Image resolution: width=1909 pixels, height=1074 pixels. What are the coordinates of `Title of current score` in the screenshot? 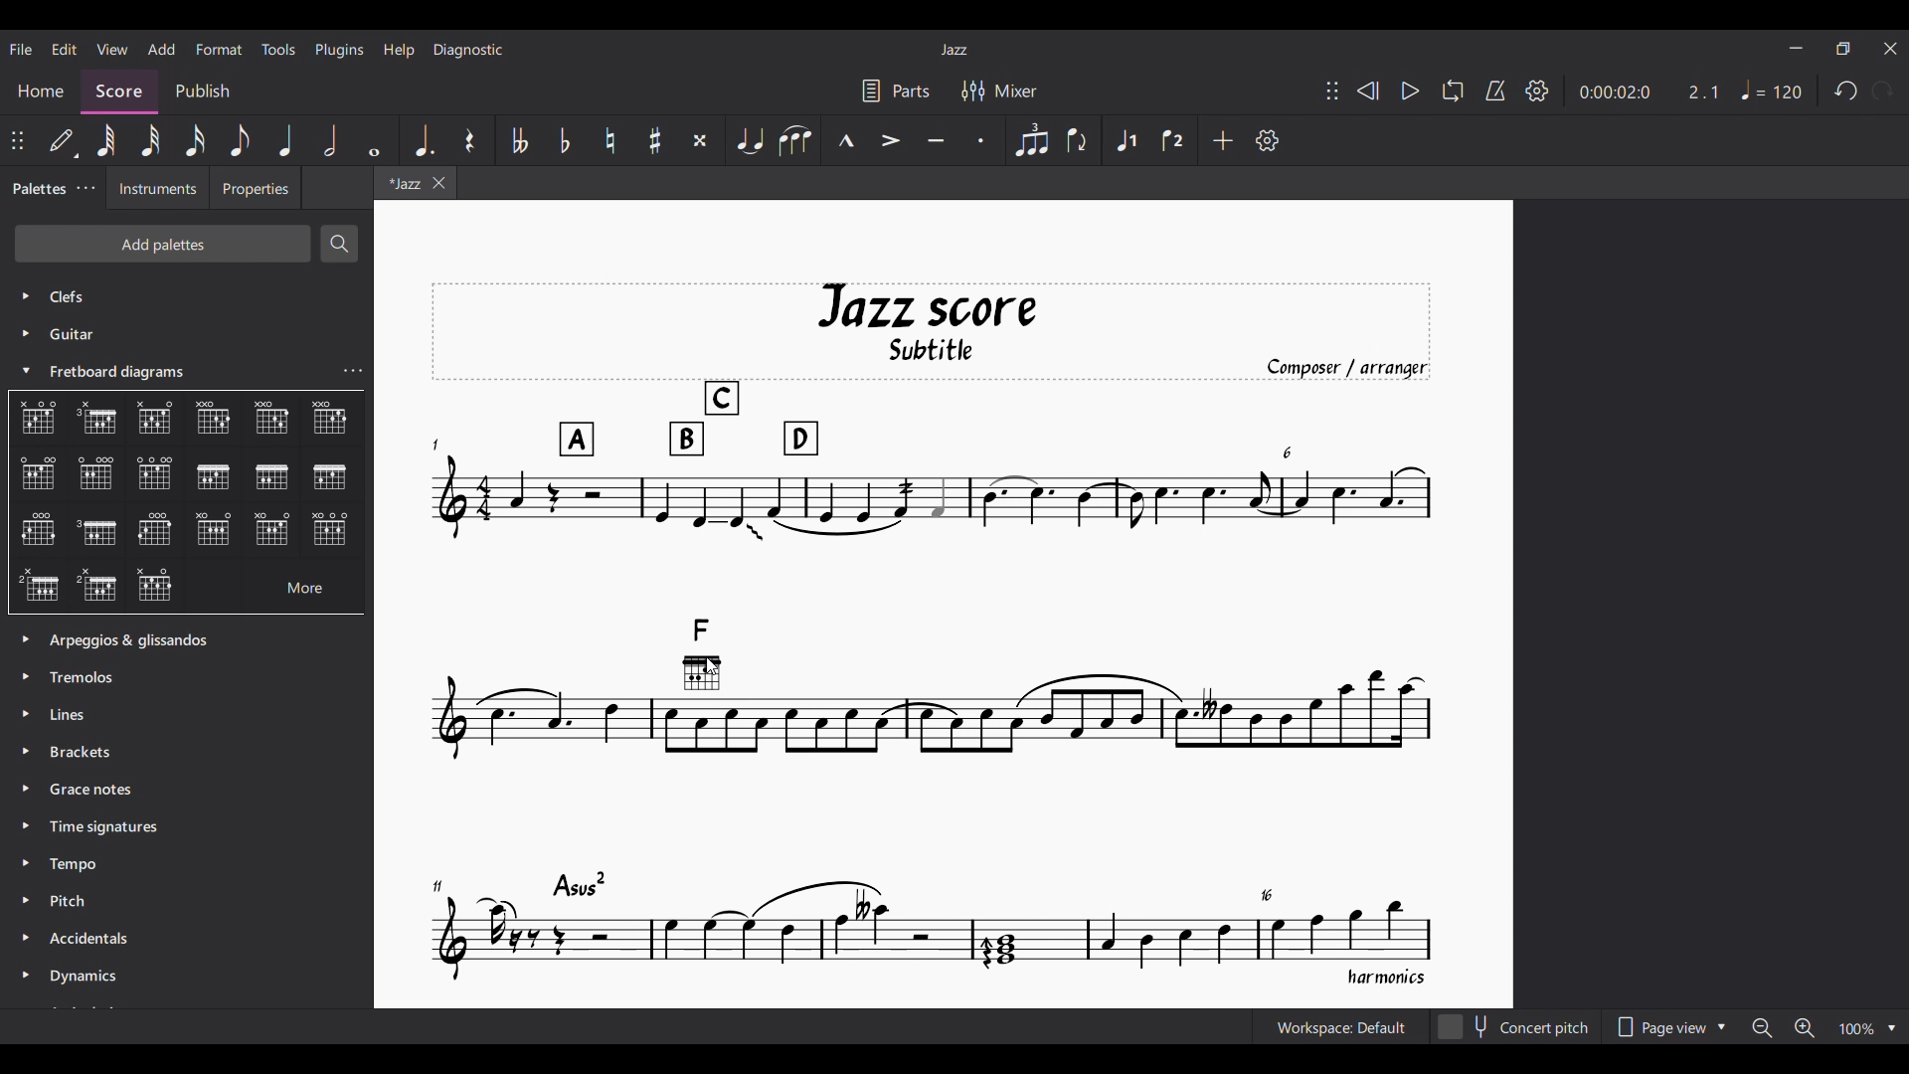 It's located at (954, 50).